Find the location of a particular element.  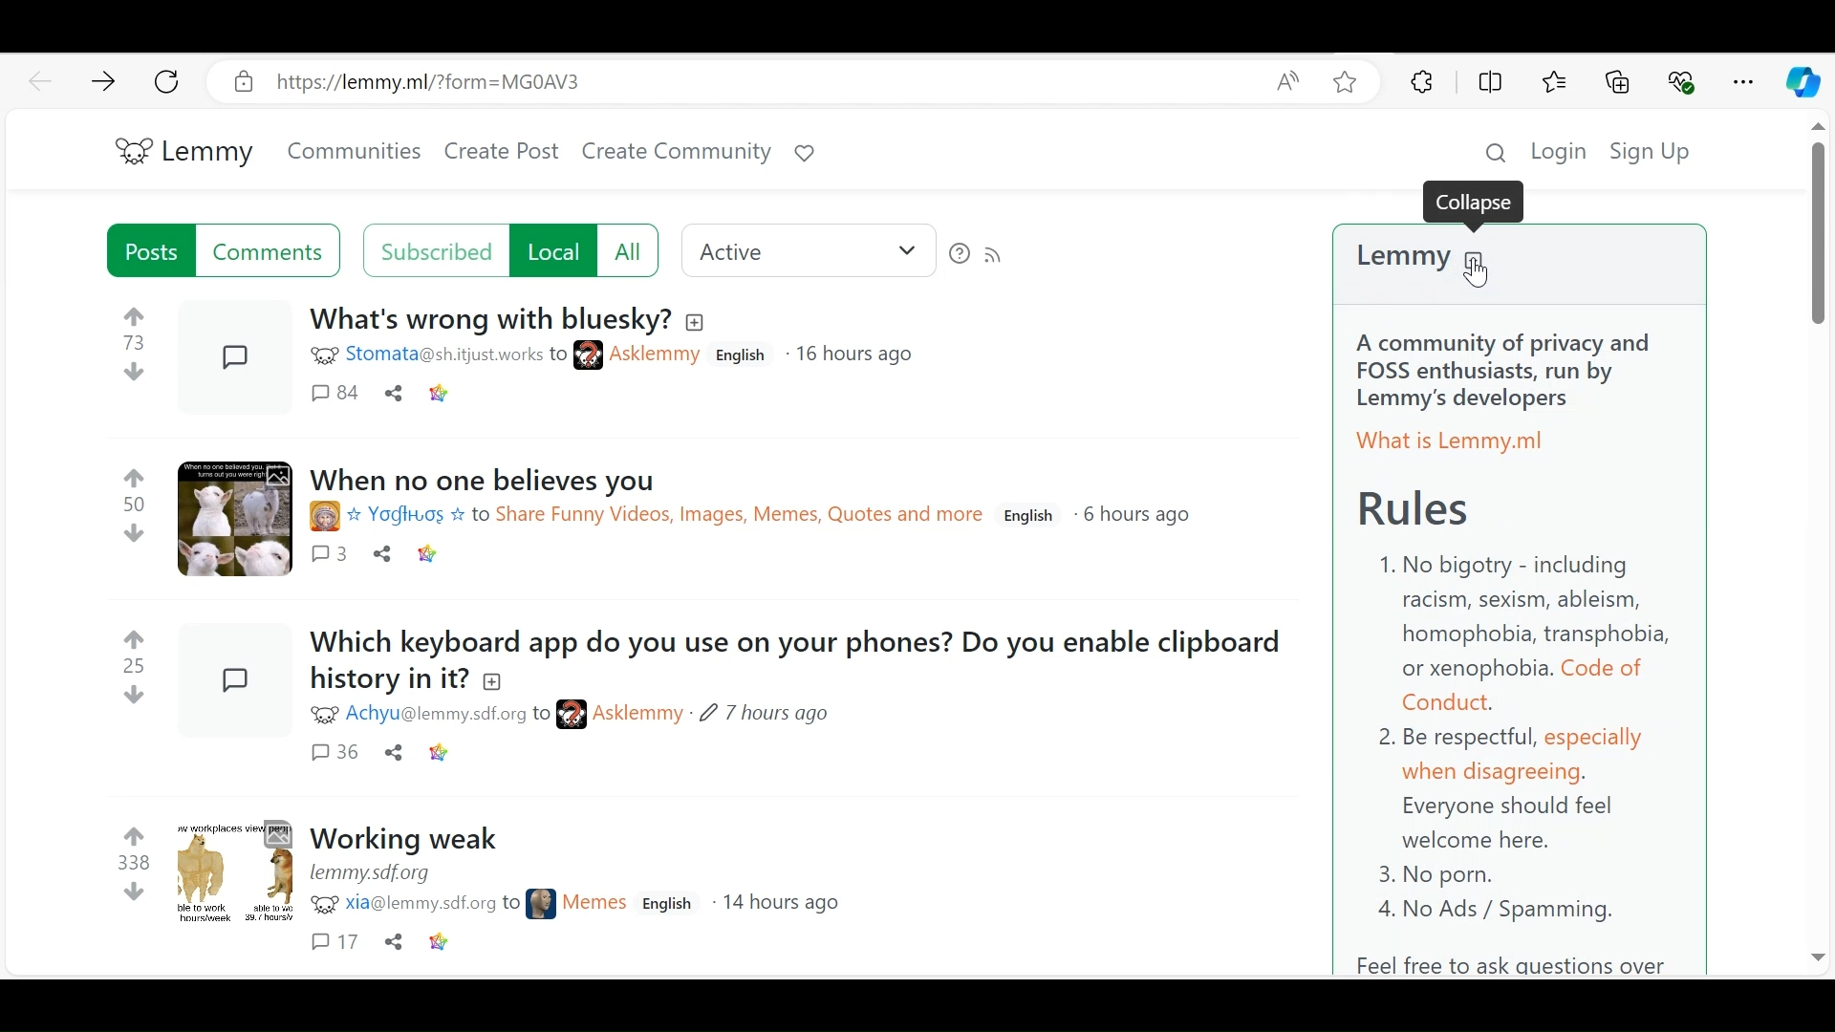

Upvotes is located at coordinates (136, 832).